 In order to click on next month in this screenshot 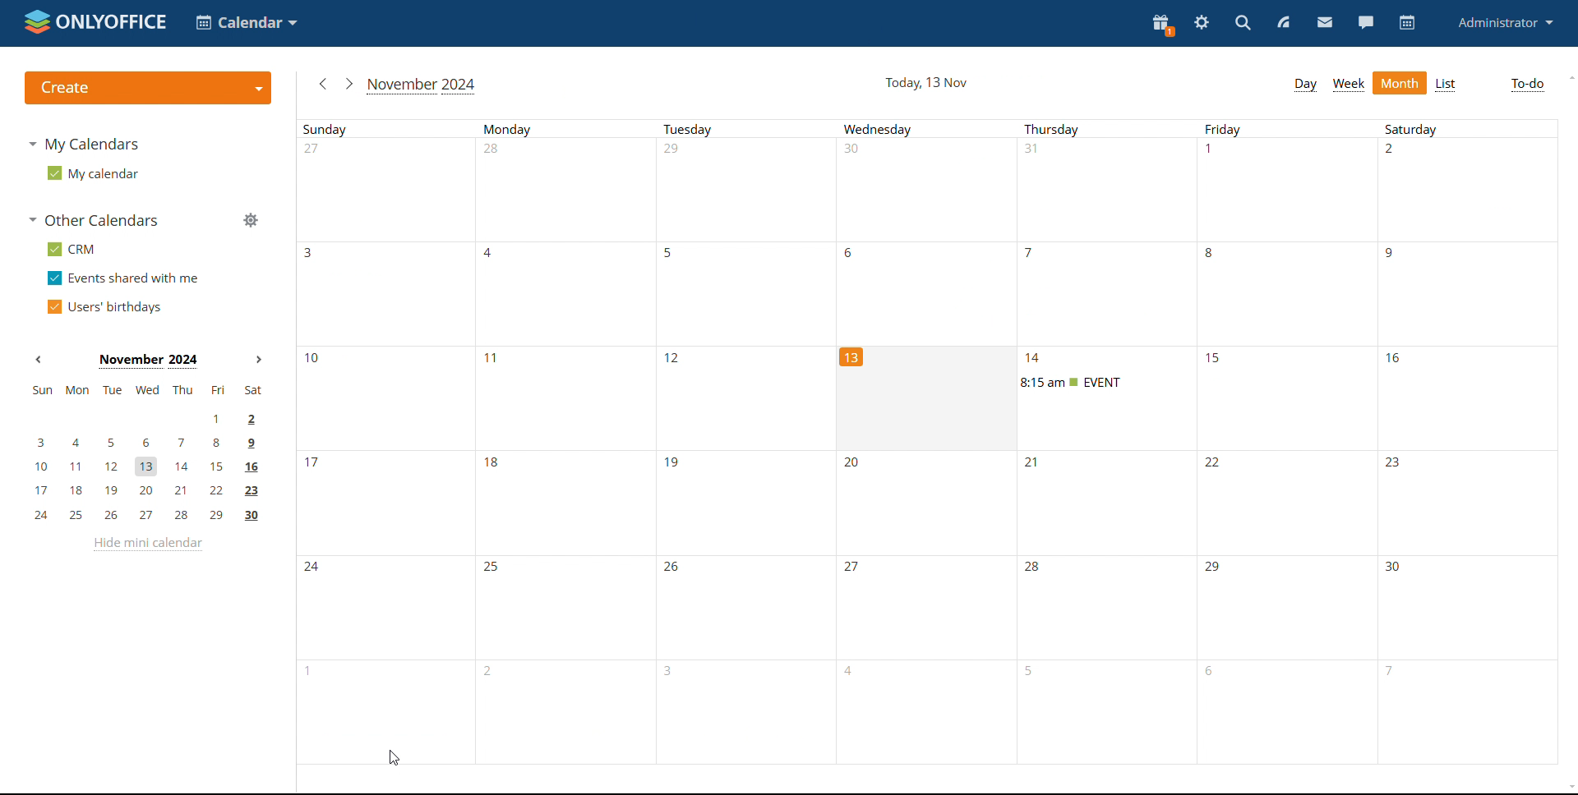, I will do `click(348, 84)`.